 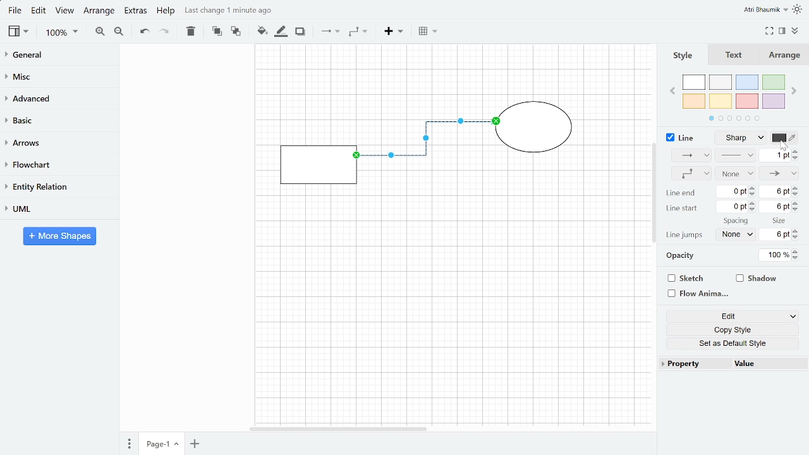 What do you see at coordinates (694, 83) in the screenshot?
I see `white` at bounding box center [694, 83].